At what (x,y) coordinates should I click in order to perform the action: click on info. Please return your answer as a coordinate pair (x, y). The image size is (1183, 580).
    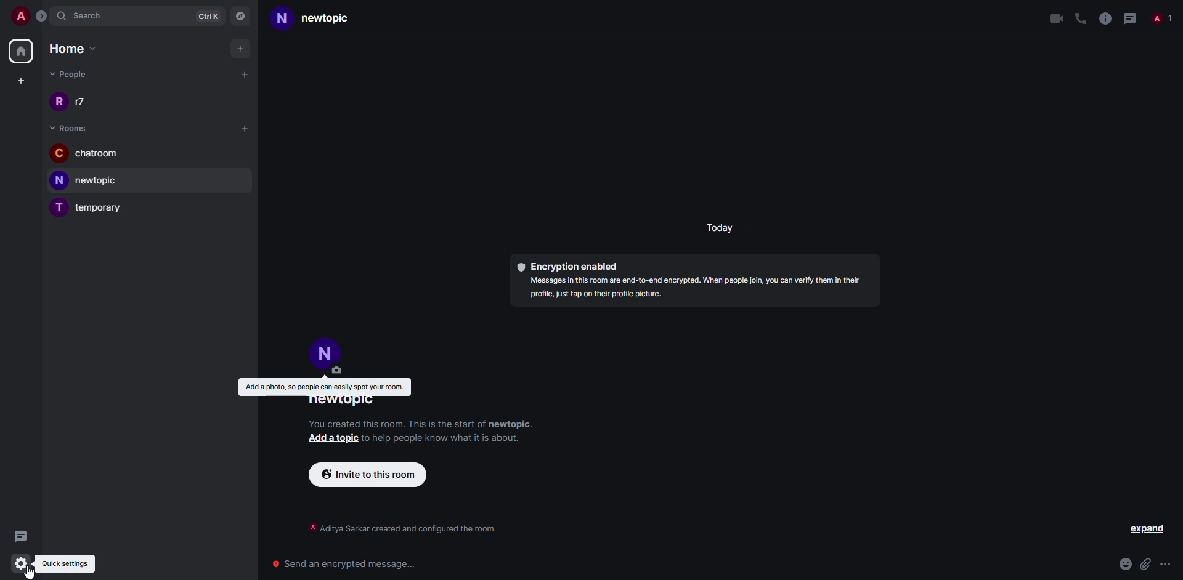
    Looking at the image, I should click on (405, 526).